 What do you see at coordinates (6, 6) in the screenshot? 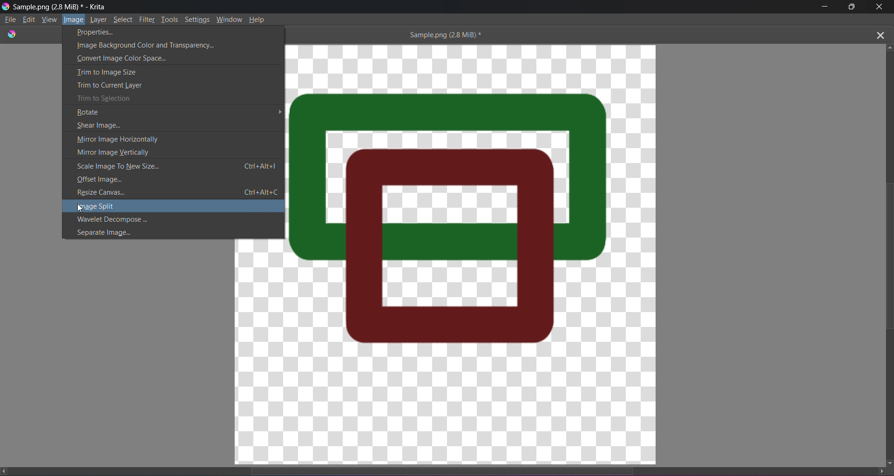
I see `Logo` at bounding box center [6, 6].